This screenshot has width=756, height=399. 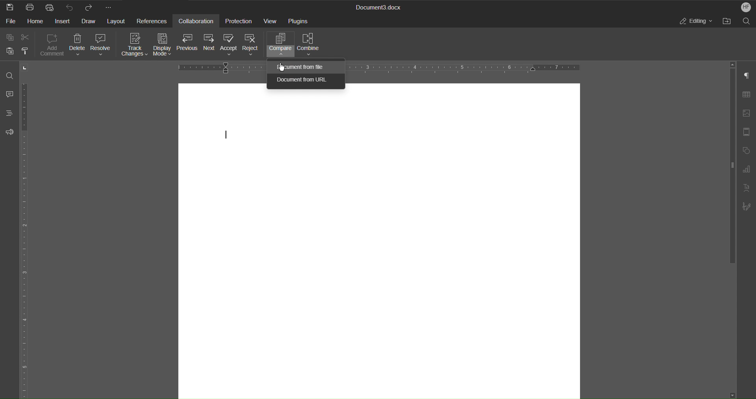 What do you see at coordinates (747, 75) in the screenshot?
I see `Paragraph Settings` at bounding box center [747, 75].